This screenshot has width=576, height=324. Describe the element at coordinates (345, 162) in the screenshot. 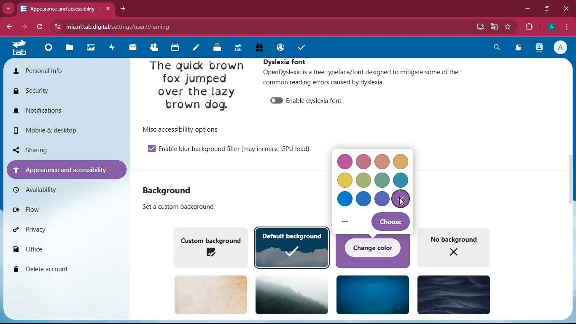

I see `color` at that location.